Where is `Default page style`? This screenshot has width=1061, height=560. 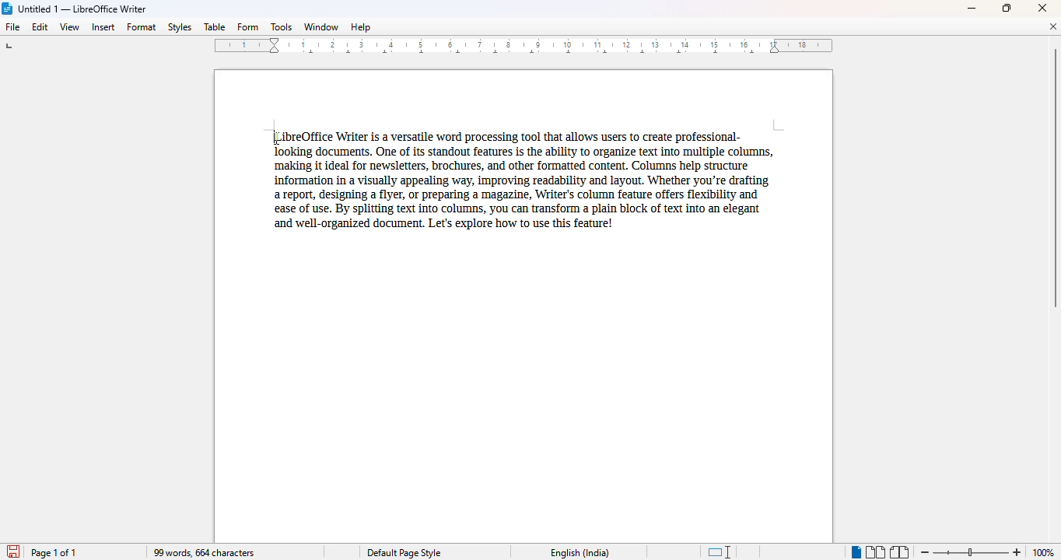
Default page style is located at coordinates (404, 552).